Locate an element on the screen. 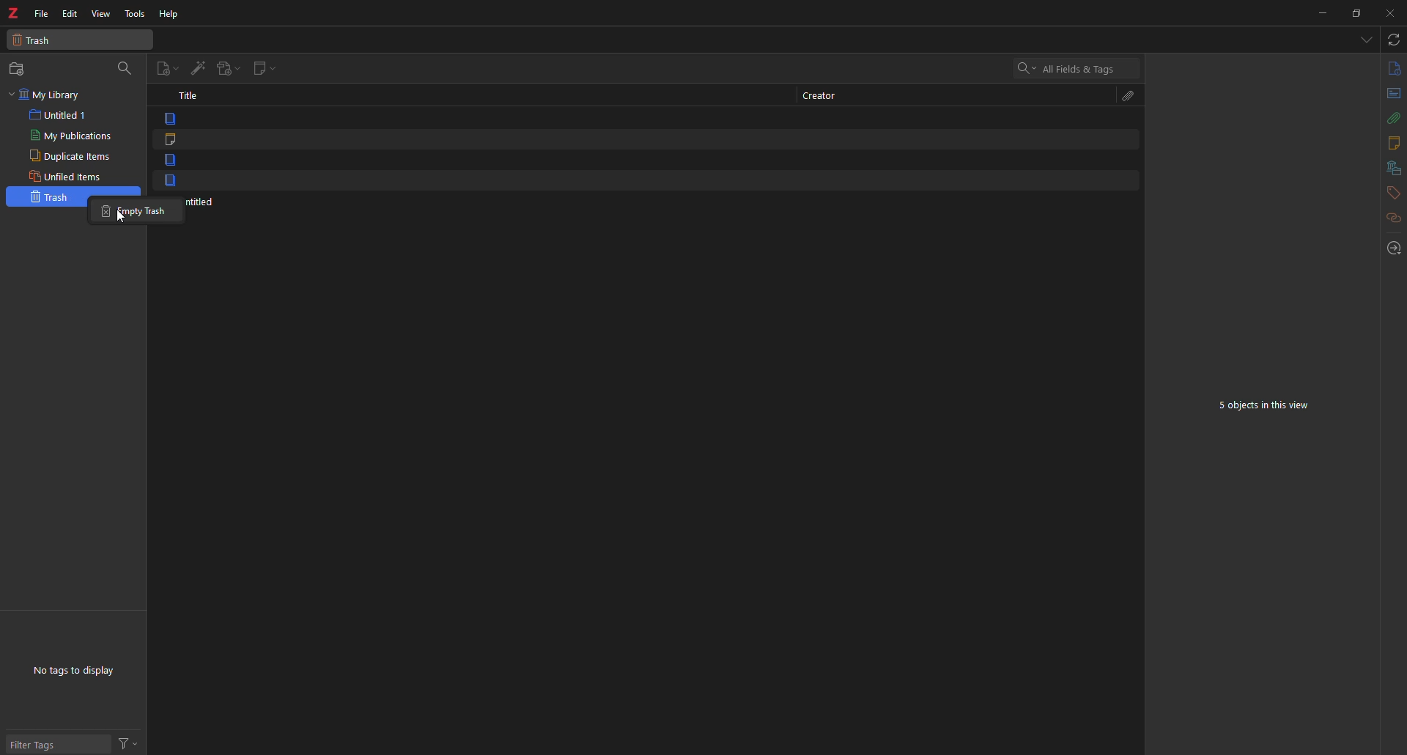 The image size is (1407, 755). edit is located at coordinates (71, 13).